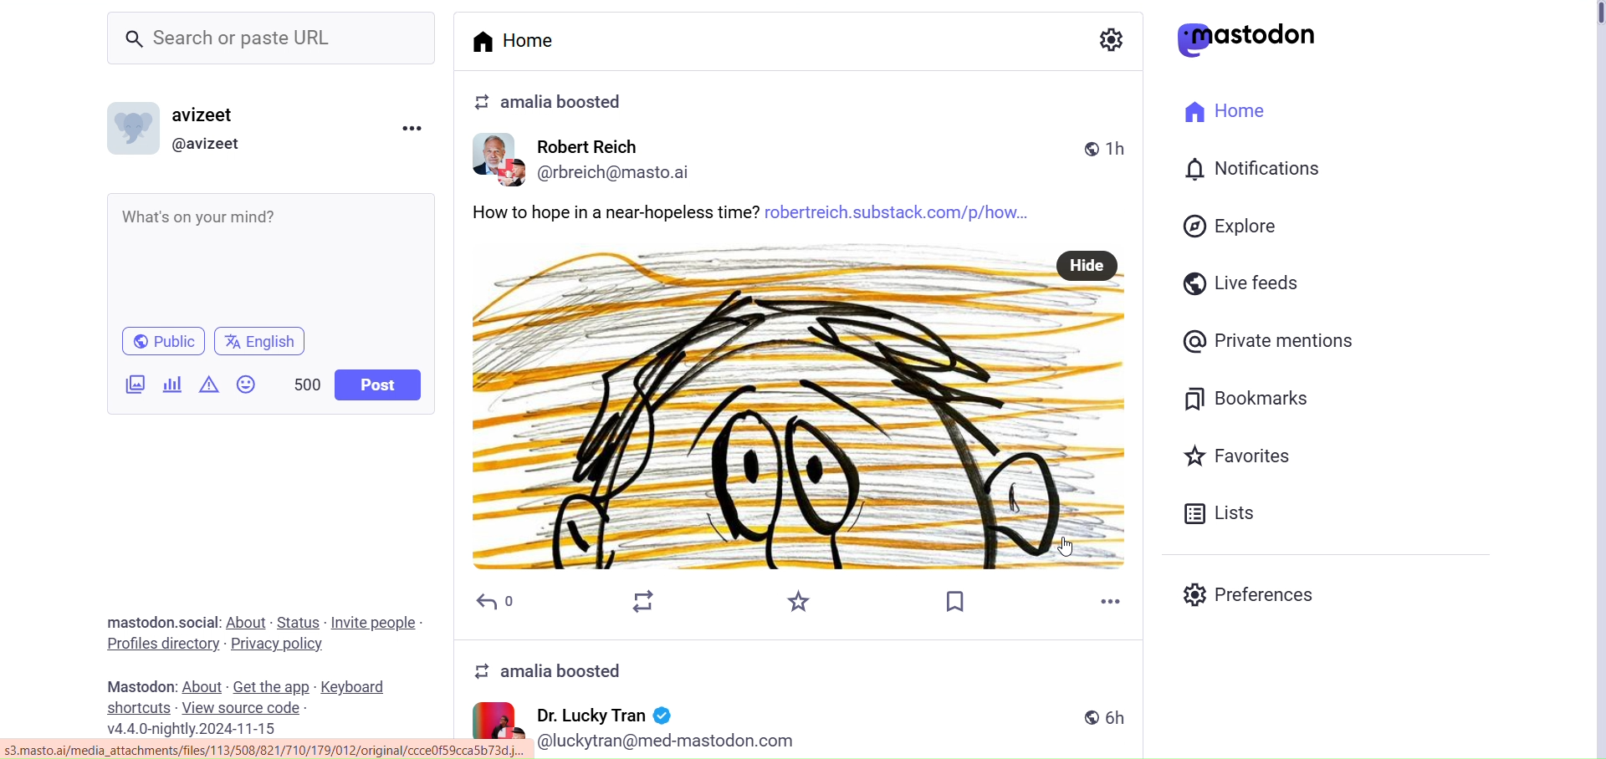 This screenshot has height=759, width=1606. What do you see at coordinates (1107, 37) in the screenshot?
I see `setting` at bounding box center [1107, 37].